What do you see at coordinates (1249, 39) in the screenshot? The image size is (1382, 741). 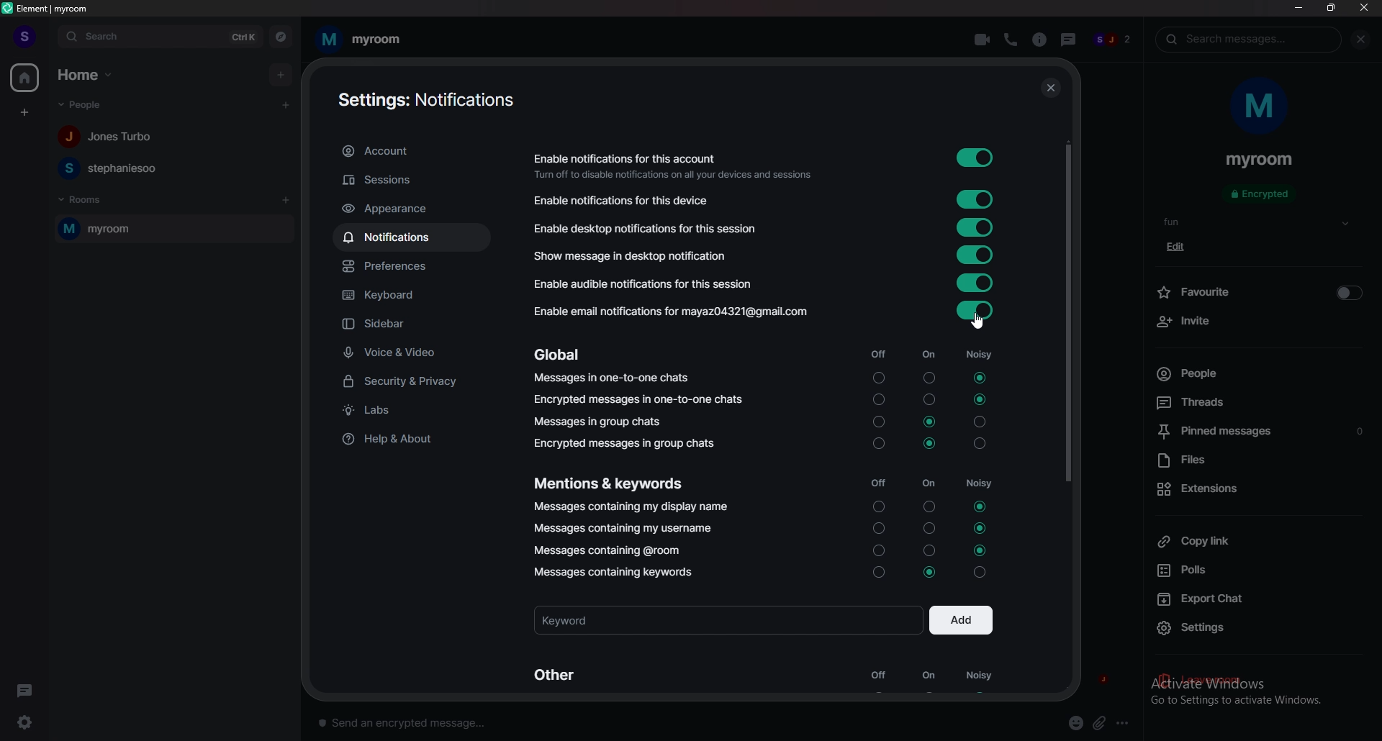 I see `search messages` at bounding box center [1249, 39].